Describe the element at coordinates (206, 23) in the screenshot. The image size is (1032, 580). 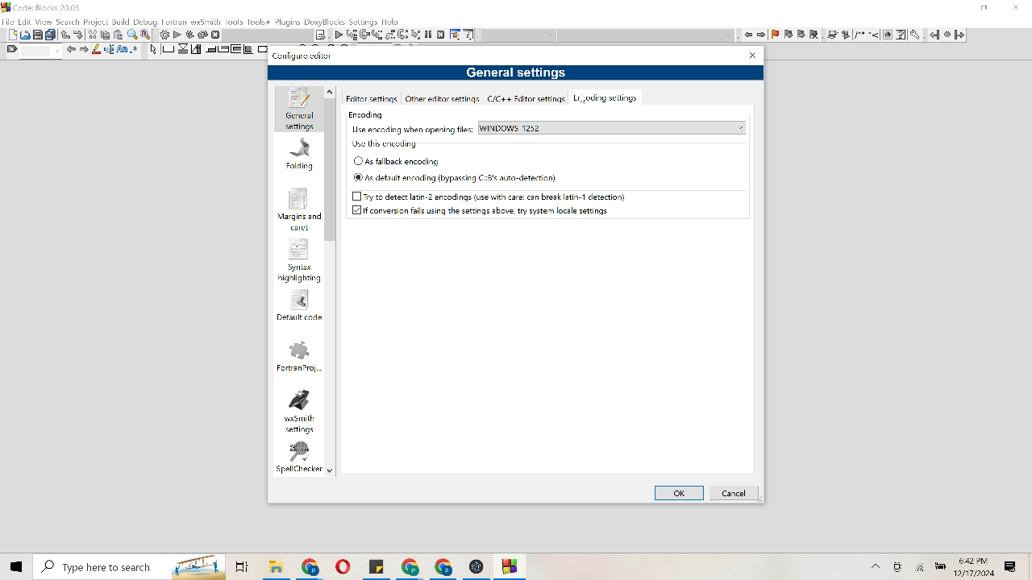
I see `wxsmith` at that location.